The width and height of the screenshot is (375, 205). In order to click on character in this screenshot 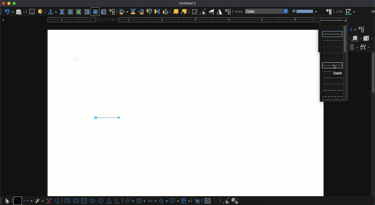, I will do `click(361, 30)`.